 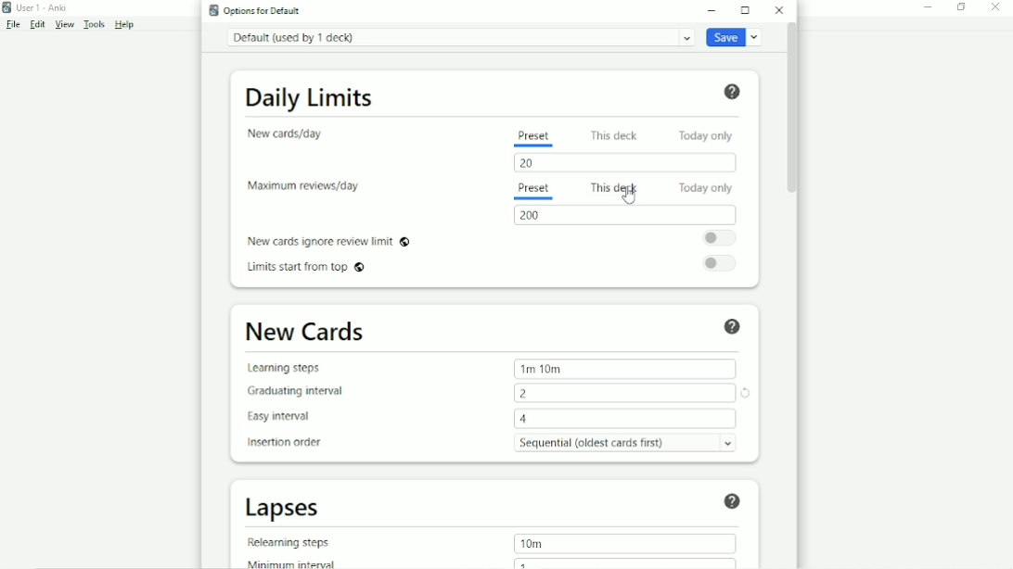 What do you see at coordinates (960, 6) in the screenshot?
I see `Restore down` at bounding box center [960, 6].